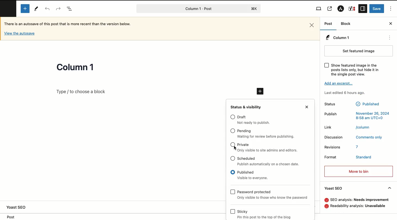 The width and height of the screenshot is (397, 220). I want to click on Sidebar, so click(362, 9).